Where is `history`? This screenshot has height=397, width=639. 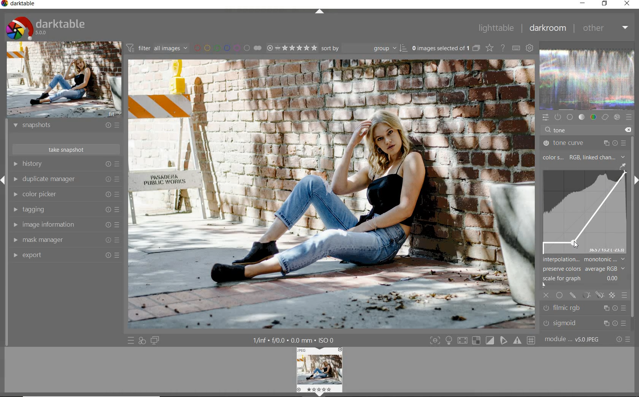
history is located at coordinates (66, 165).